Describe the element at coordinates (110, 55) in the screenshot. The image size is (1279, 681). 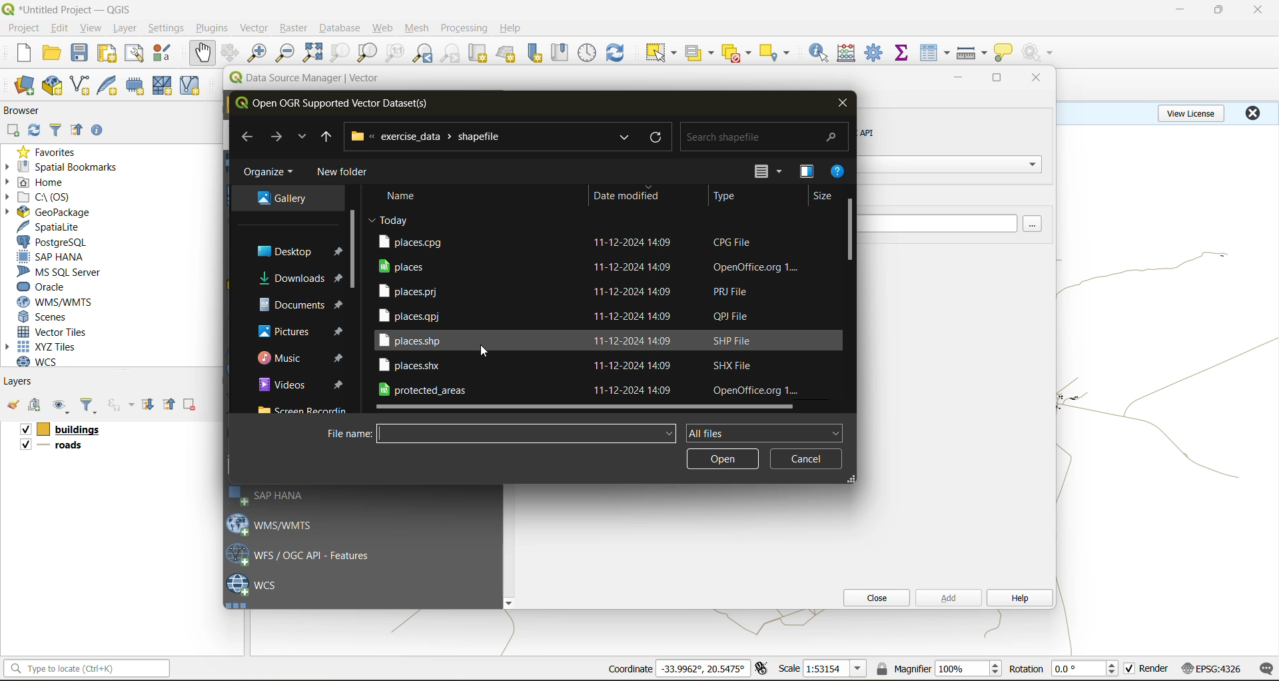
I see `print layout` at that location.